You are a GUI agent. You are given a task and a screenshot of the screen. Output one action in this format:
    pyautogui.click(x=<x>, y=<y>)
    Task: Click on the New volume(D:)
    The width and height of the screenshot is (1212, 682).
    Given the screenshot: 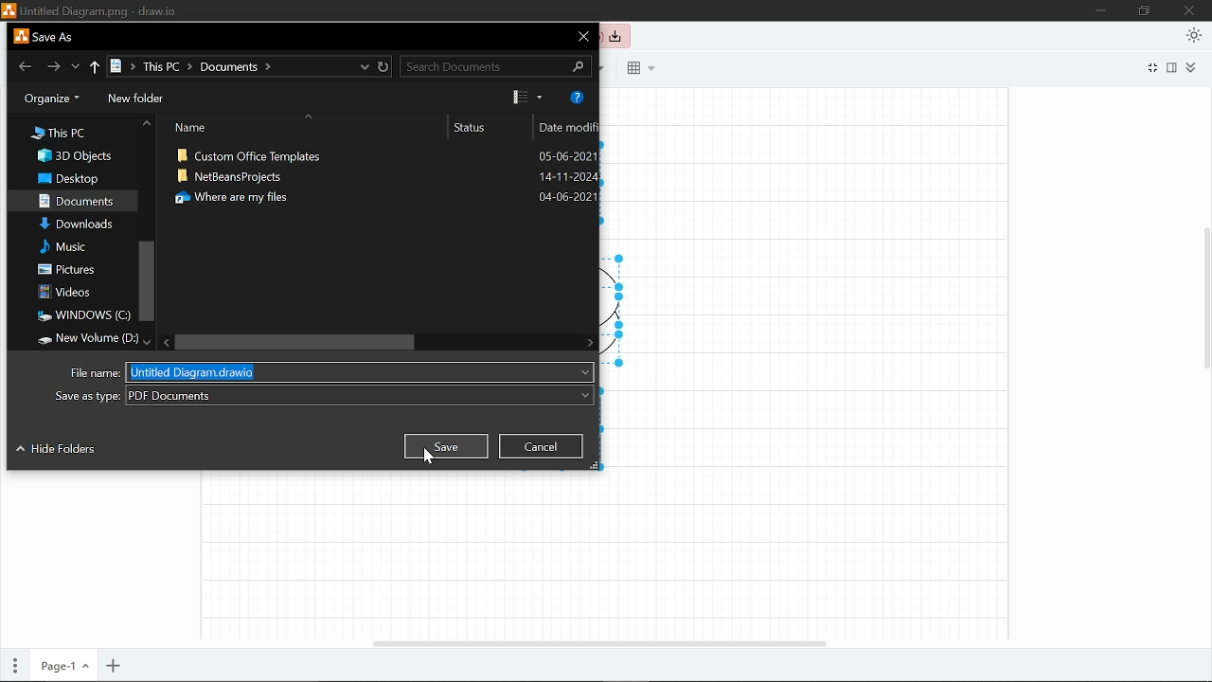 What is the action you would take?
    pyautogui.click(x=85, y=337)
    